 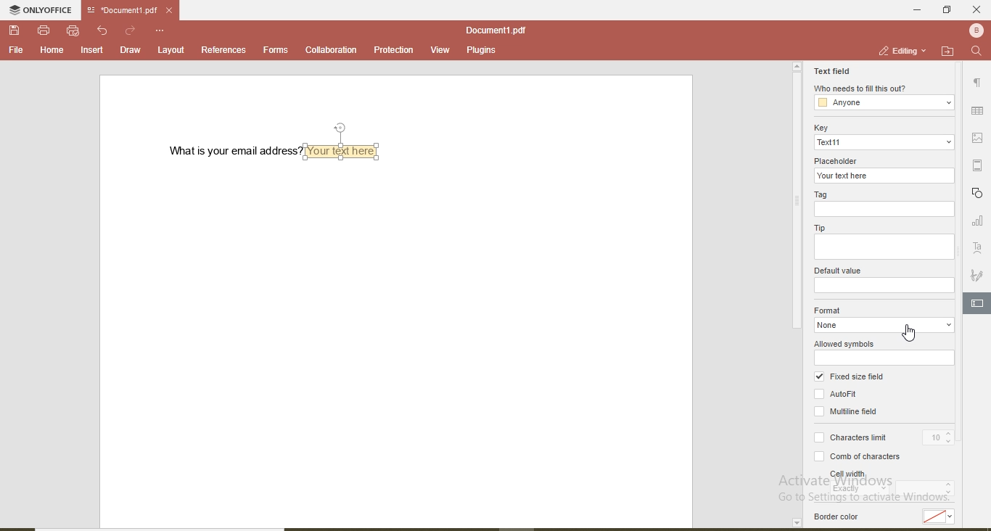 I want to click on textbox, so click(x=345, y=150).